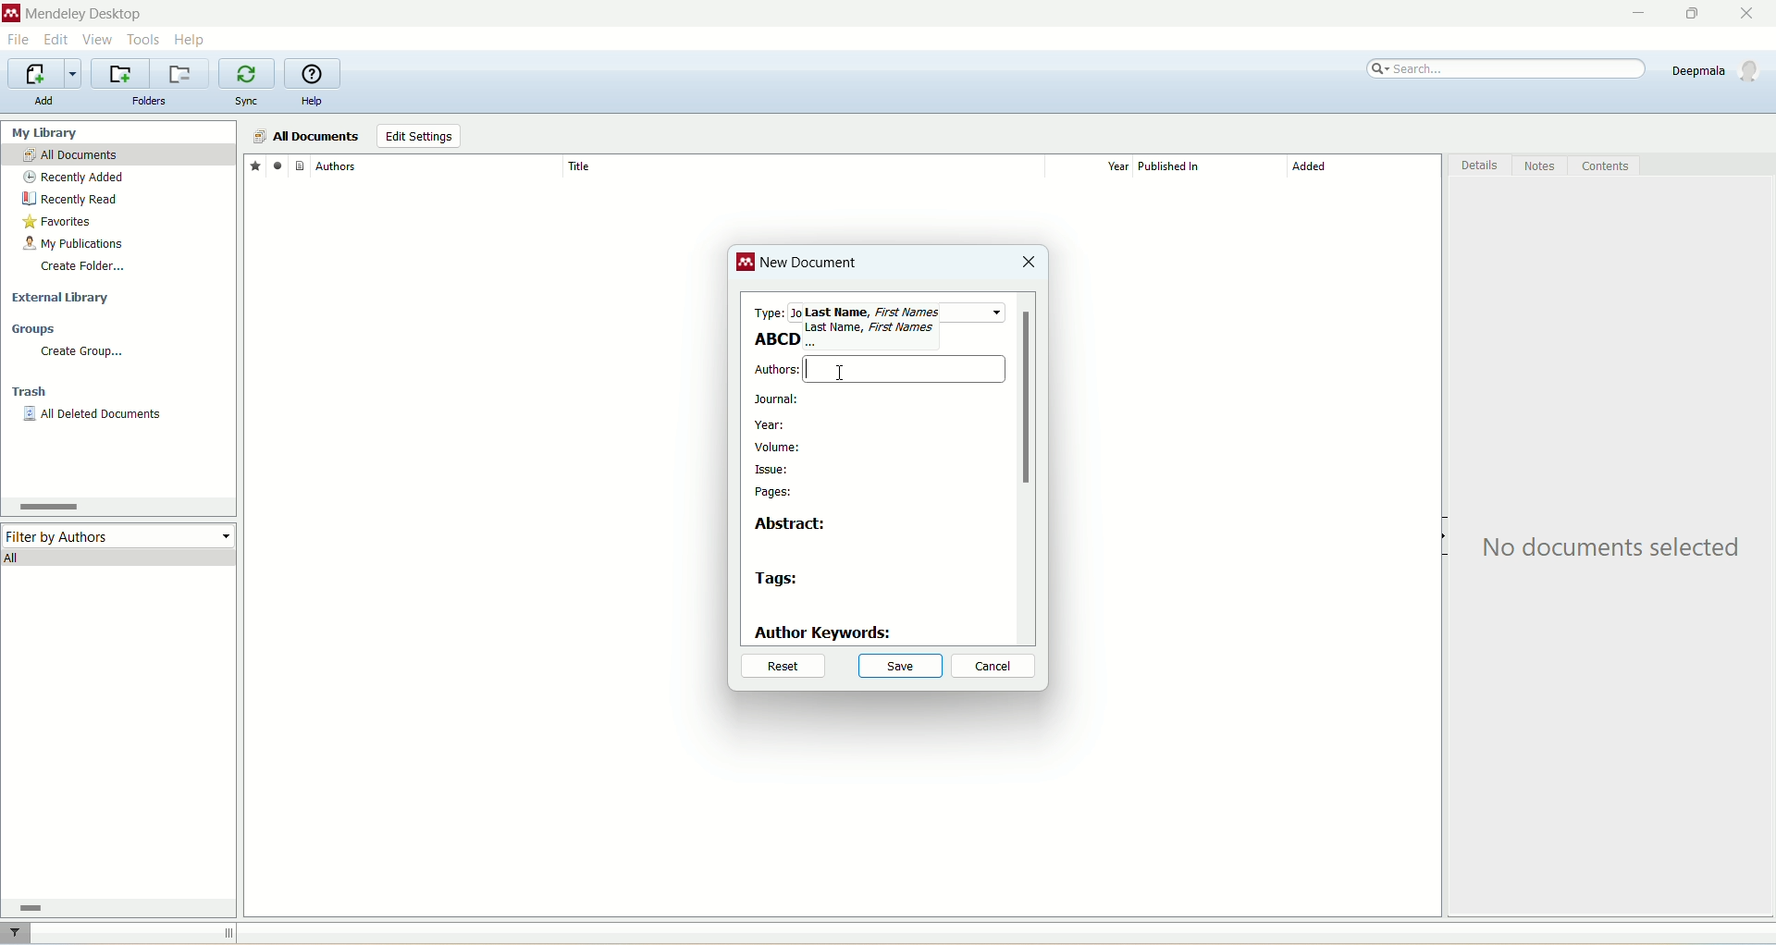  Describe the element at coordinates (768, 309) in the screenshot. I see `type` at that location.